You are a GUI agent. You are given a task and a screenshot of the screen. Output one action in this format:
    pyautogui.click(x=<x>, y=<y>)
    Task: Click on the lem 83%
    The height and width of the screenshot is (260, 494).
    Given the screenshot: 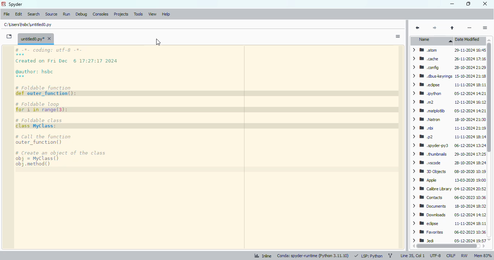 What is the action you would take?
    pyautogui.click(x=484, y=255)
    